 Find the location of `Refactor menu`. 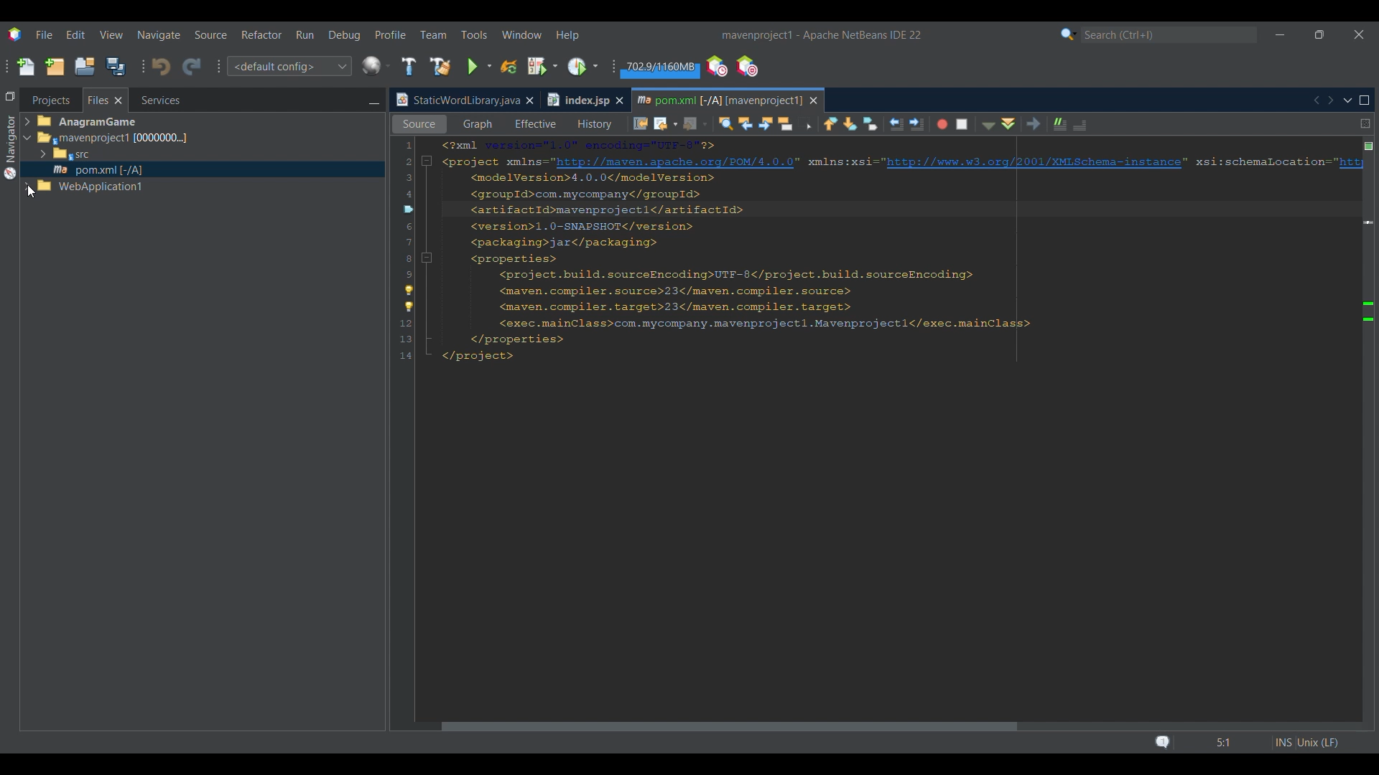

Refactor menu is located at coordinates (261, 34).